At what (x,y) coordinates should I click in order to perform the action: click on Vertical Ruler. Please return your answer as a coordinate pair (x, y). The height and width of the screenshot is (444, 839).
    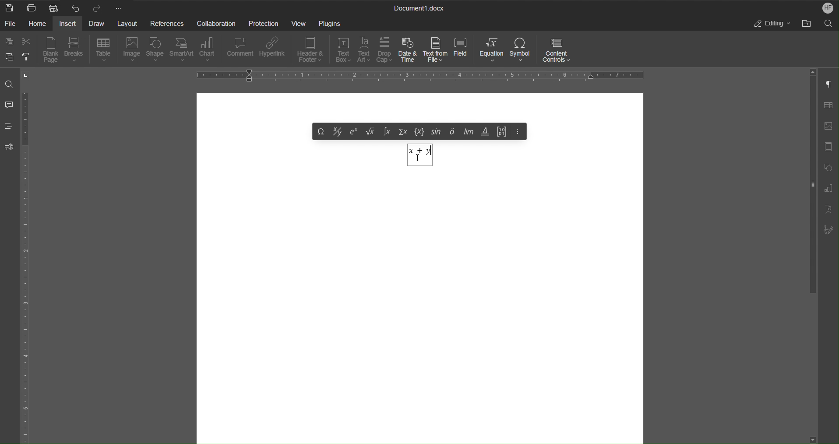
    Looking at the image, I should click on (23, 266).